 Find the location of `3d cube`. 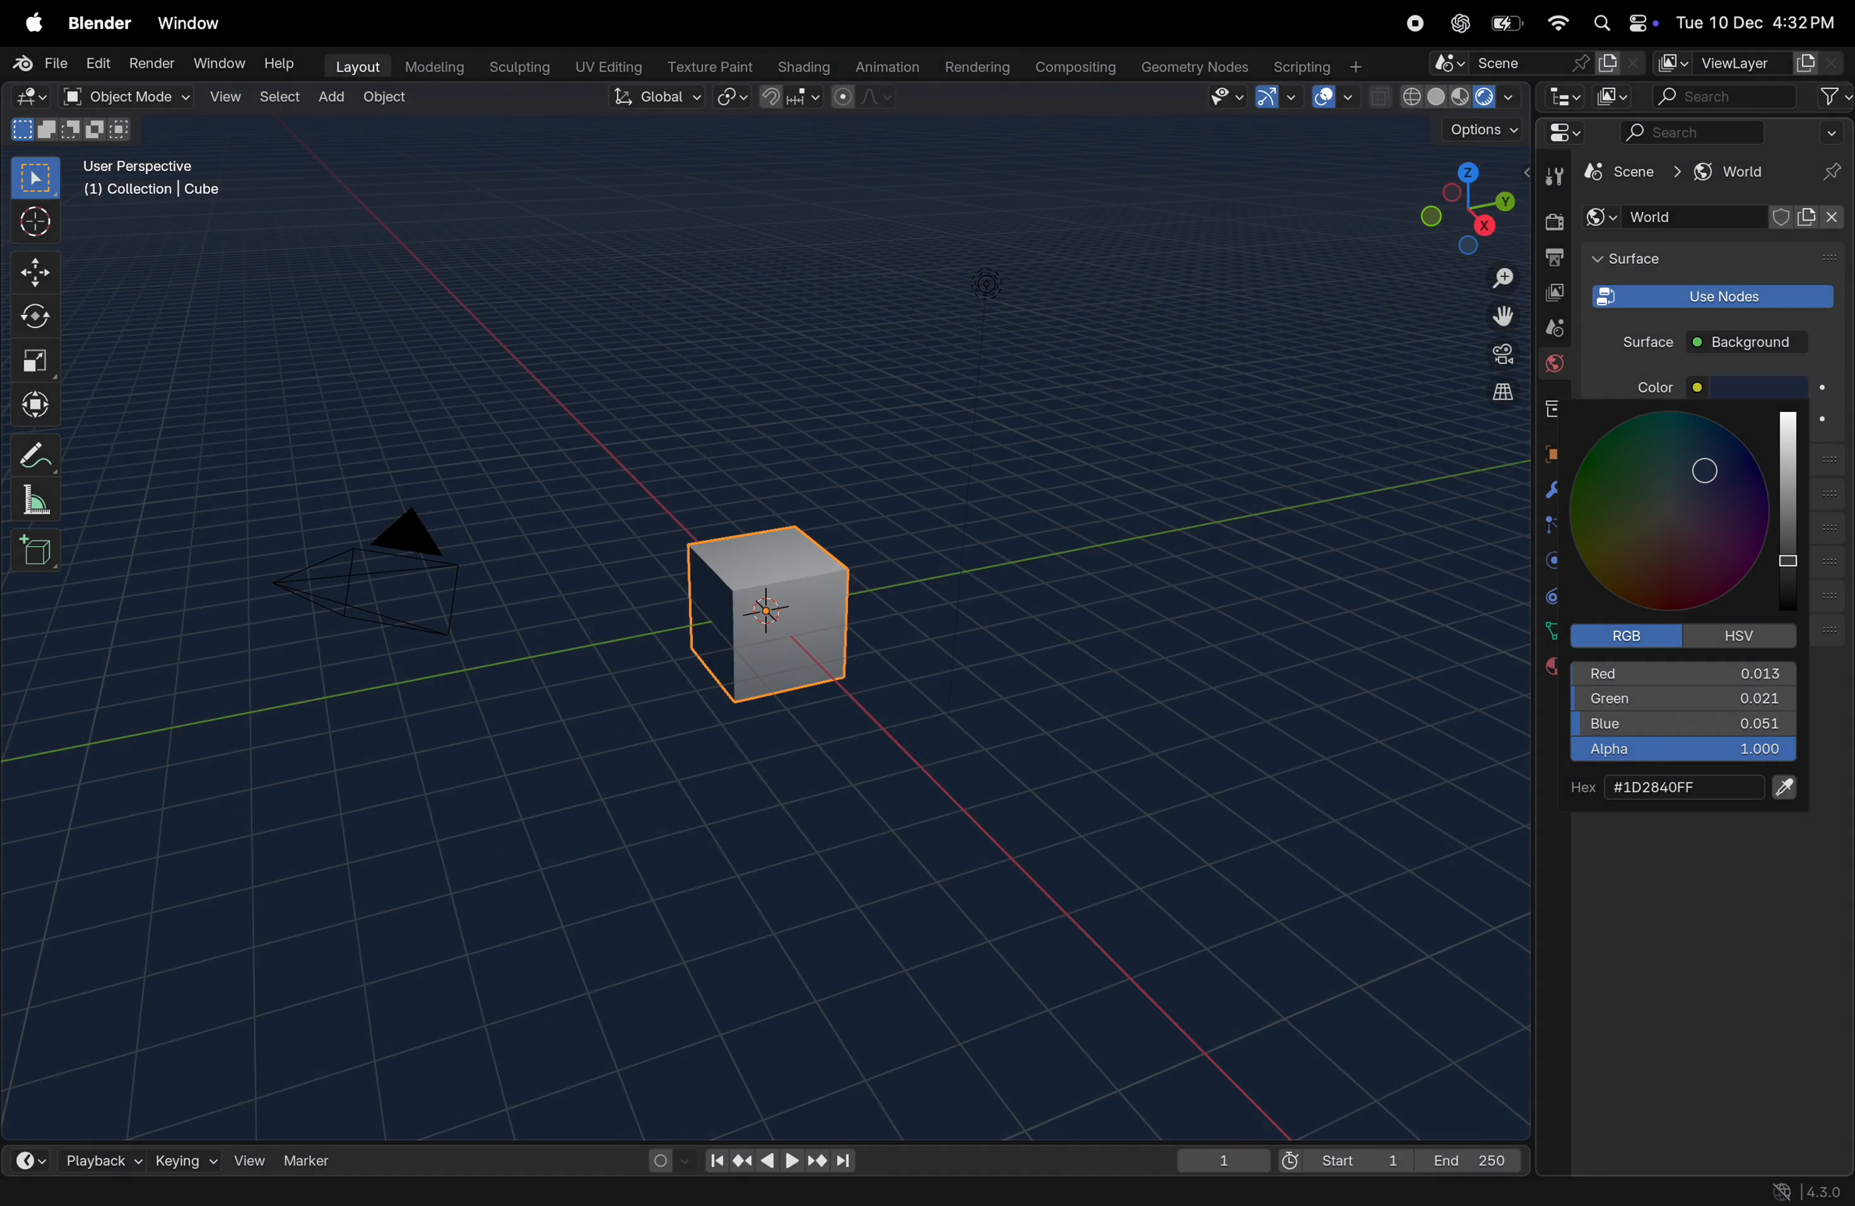

3d cube is located at coordinates (779, 606).